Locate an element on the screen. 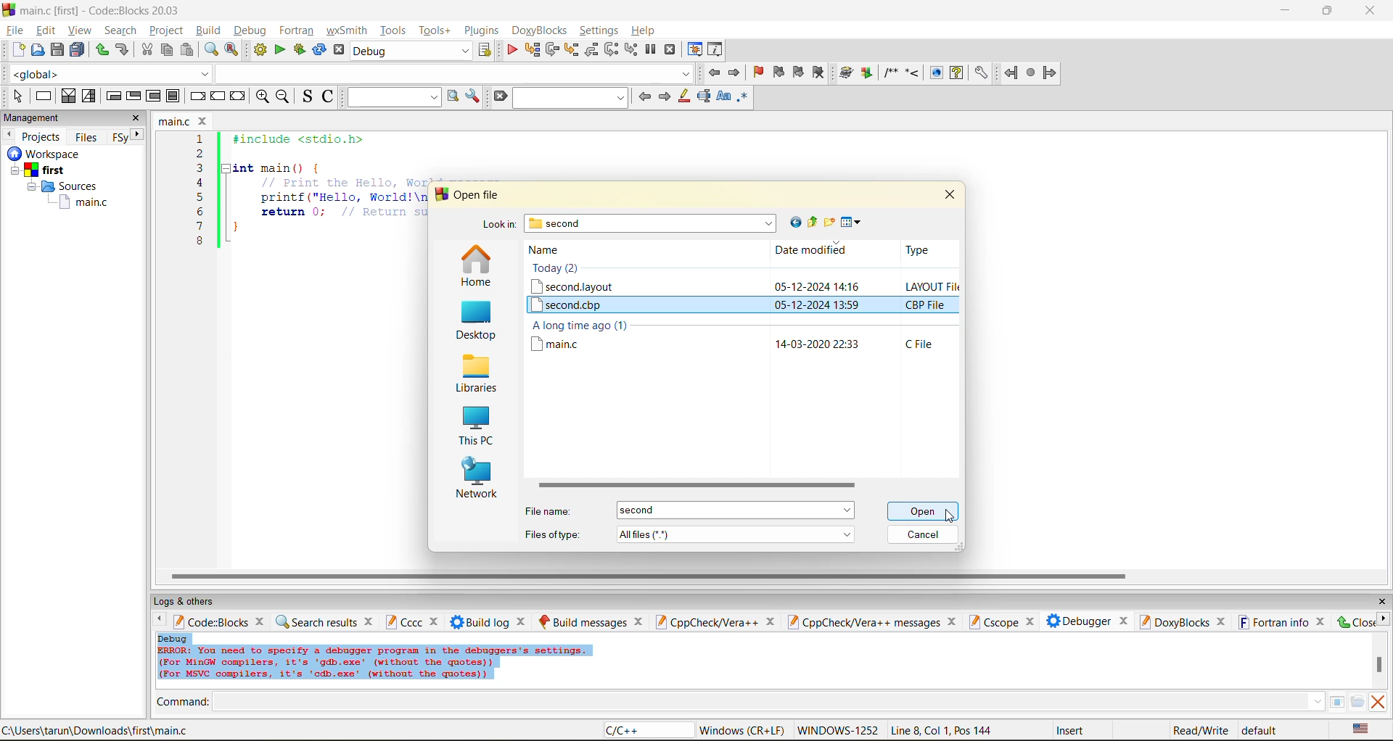 The width and height of the screenshot is (1393, 741). close is located at coordinates (639, 621).